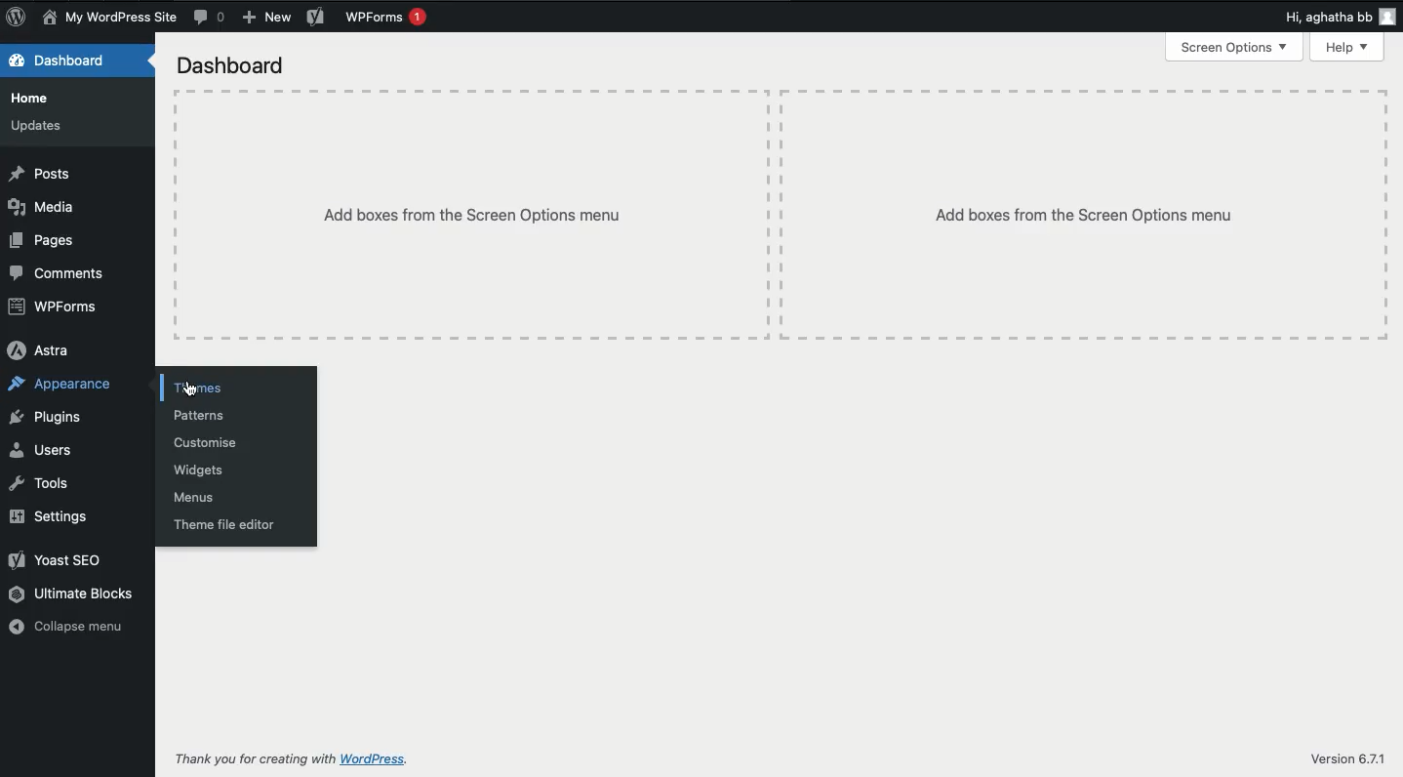  I want to click on Yoast, so click(312, 18).